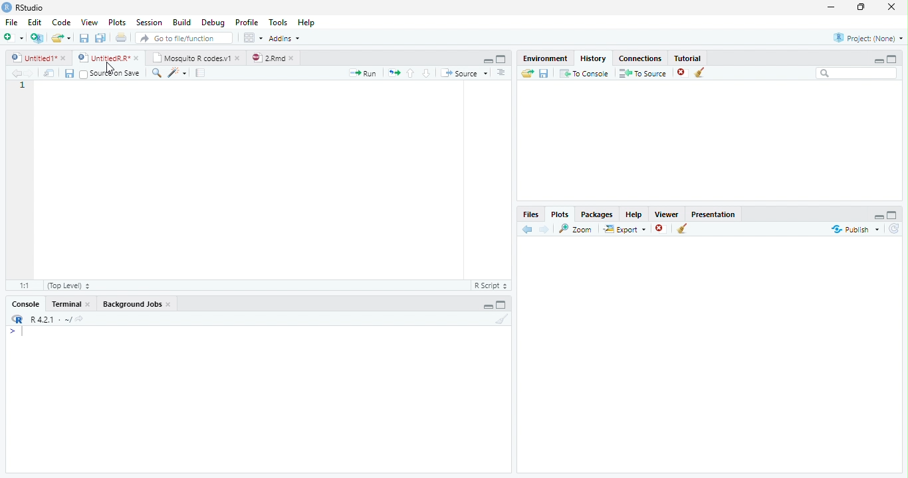 Image resolution: width=908 pixels, height=478 pixels. Describe the element at coordinates (643, 73) in the screenshot. I see `To Source` at that location.